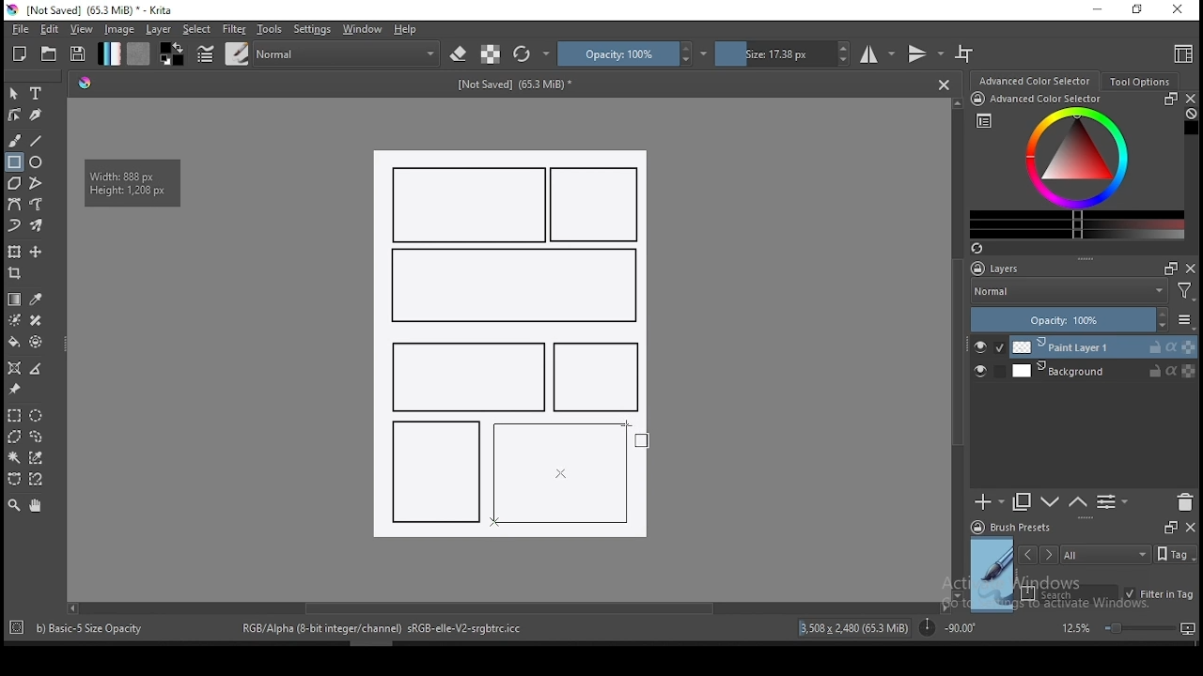 The height and width of the screenshot is (676, 1203). Describe the element at coordinates (646, 438) in the screenshot. I see `mouse pointer` at that location.